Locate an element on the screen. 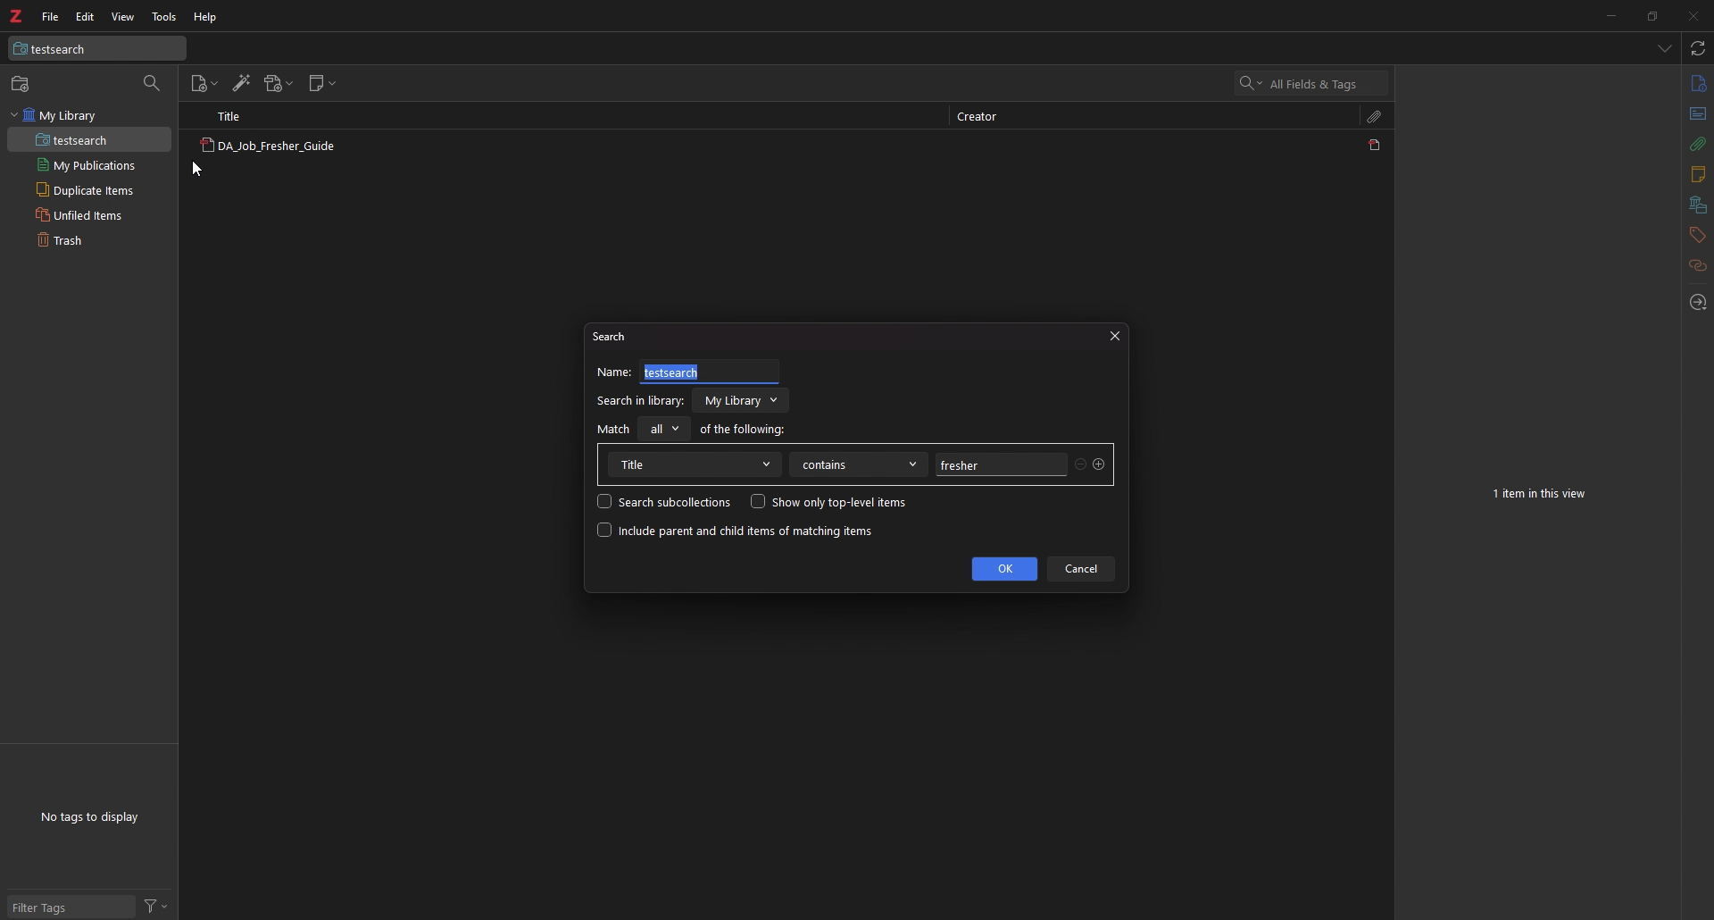  test search is located at coordinates (97, 48).